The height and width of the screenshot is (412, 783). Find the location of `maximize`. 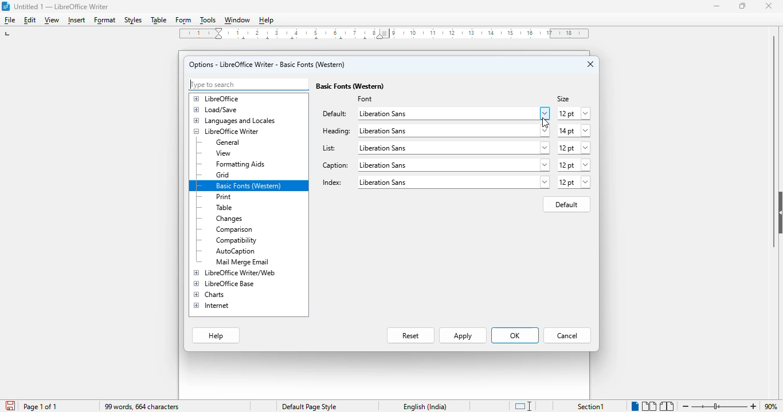

maximize is located at coordinates (742, 6).